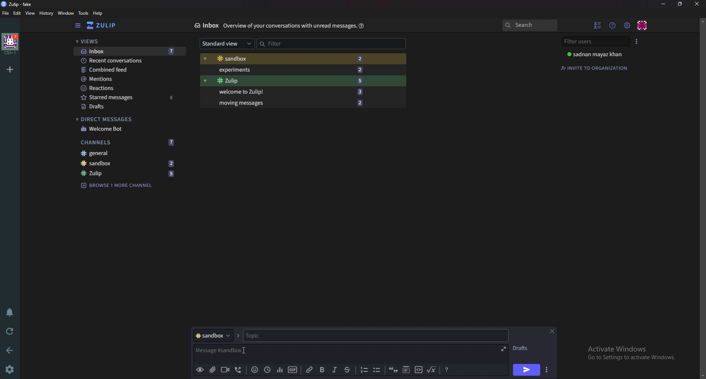  Describe the element at coordinates (128, 87) in the screenshot. I see `Reactions` at that location.